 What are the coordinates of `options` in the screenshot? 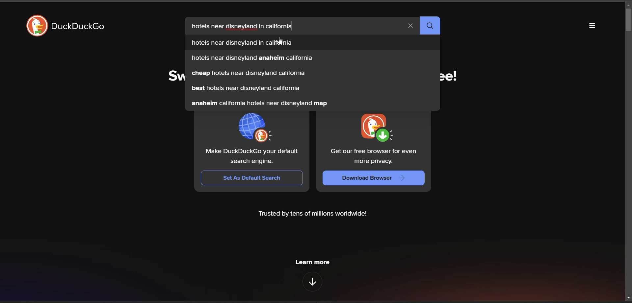 It's located at (593, 26).